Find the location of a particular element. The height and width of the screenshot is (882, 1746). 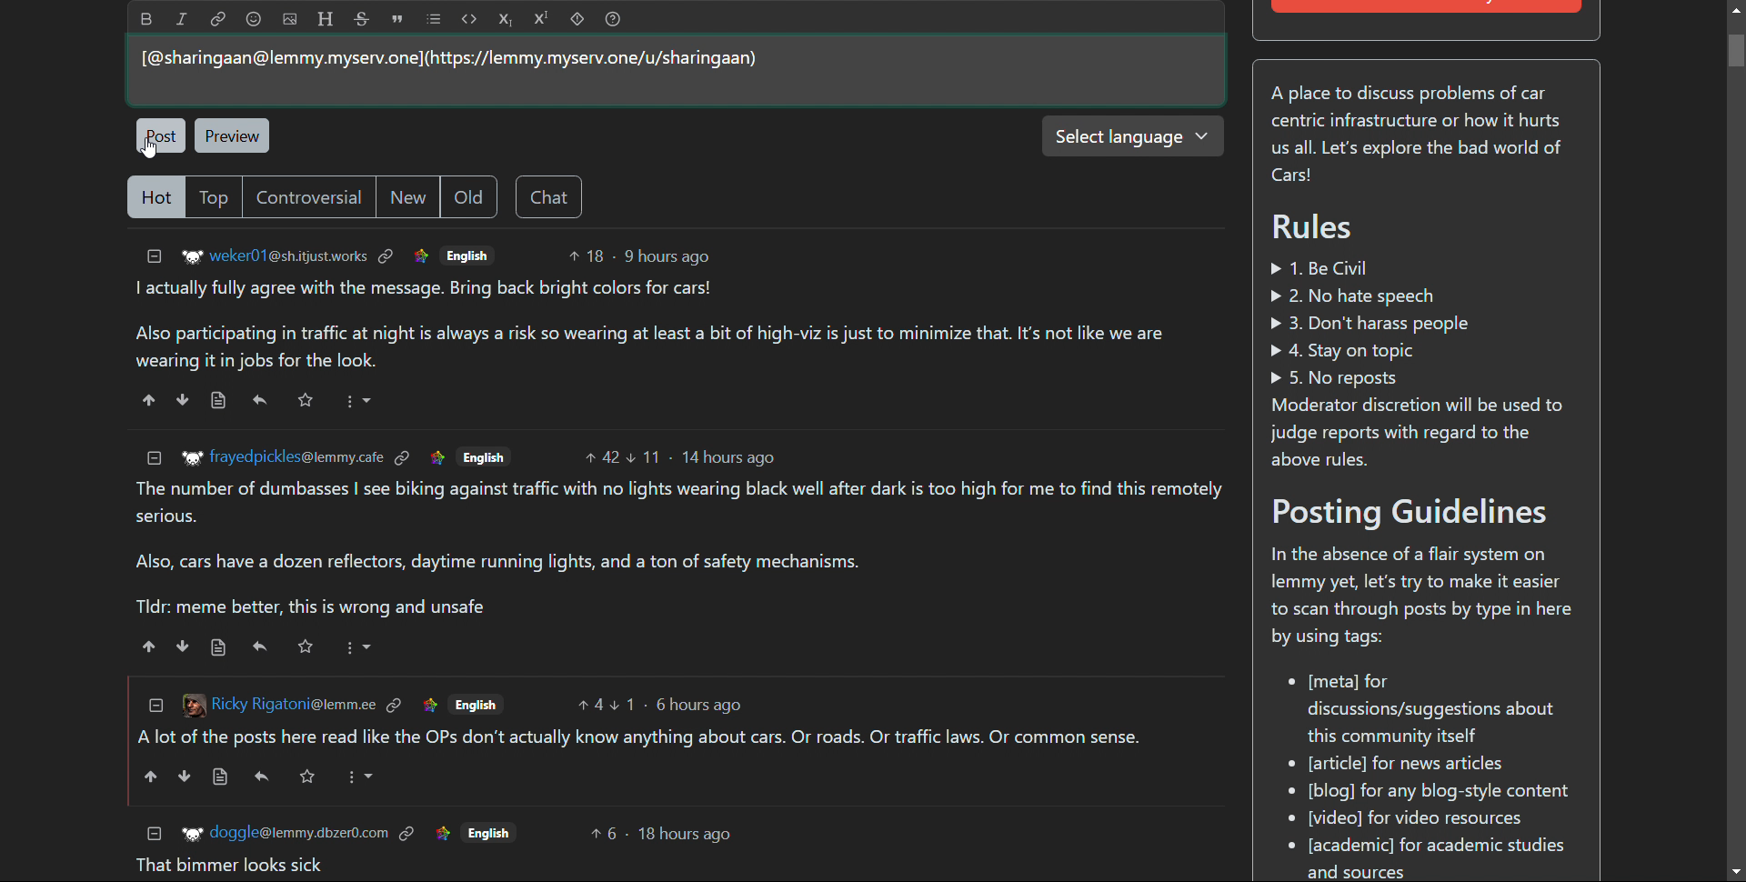

bold is located at coordinates (146, 19).